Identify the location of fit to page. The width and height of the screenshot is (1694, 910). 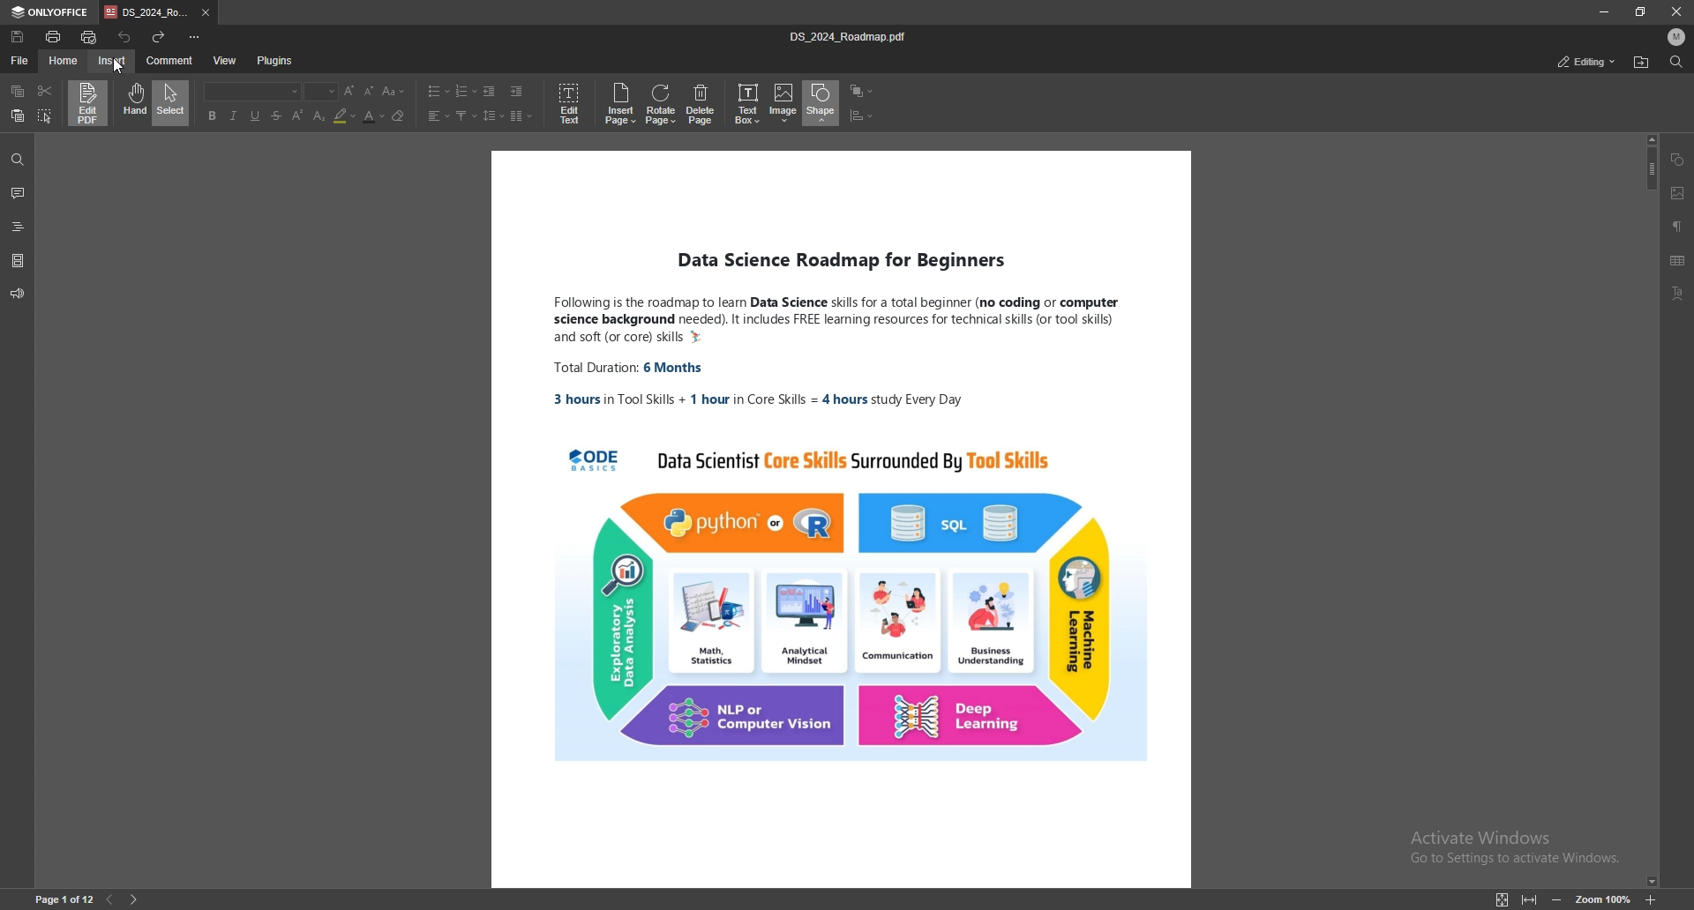
(1501, 899).